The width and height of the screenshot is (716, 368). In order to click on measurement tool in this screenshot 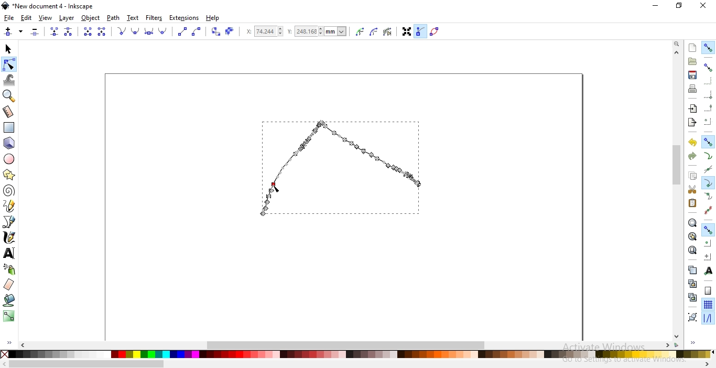, I will do `click(8, 113)`.